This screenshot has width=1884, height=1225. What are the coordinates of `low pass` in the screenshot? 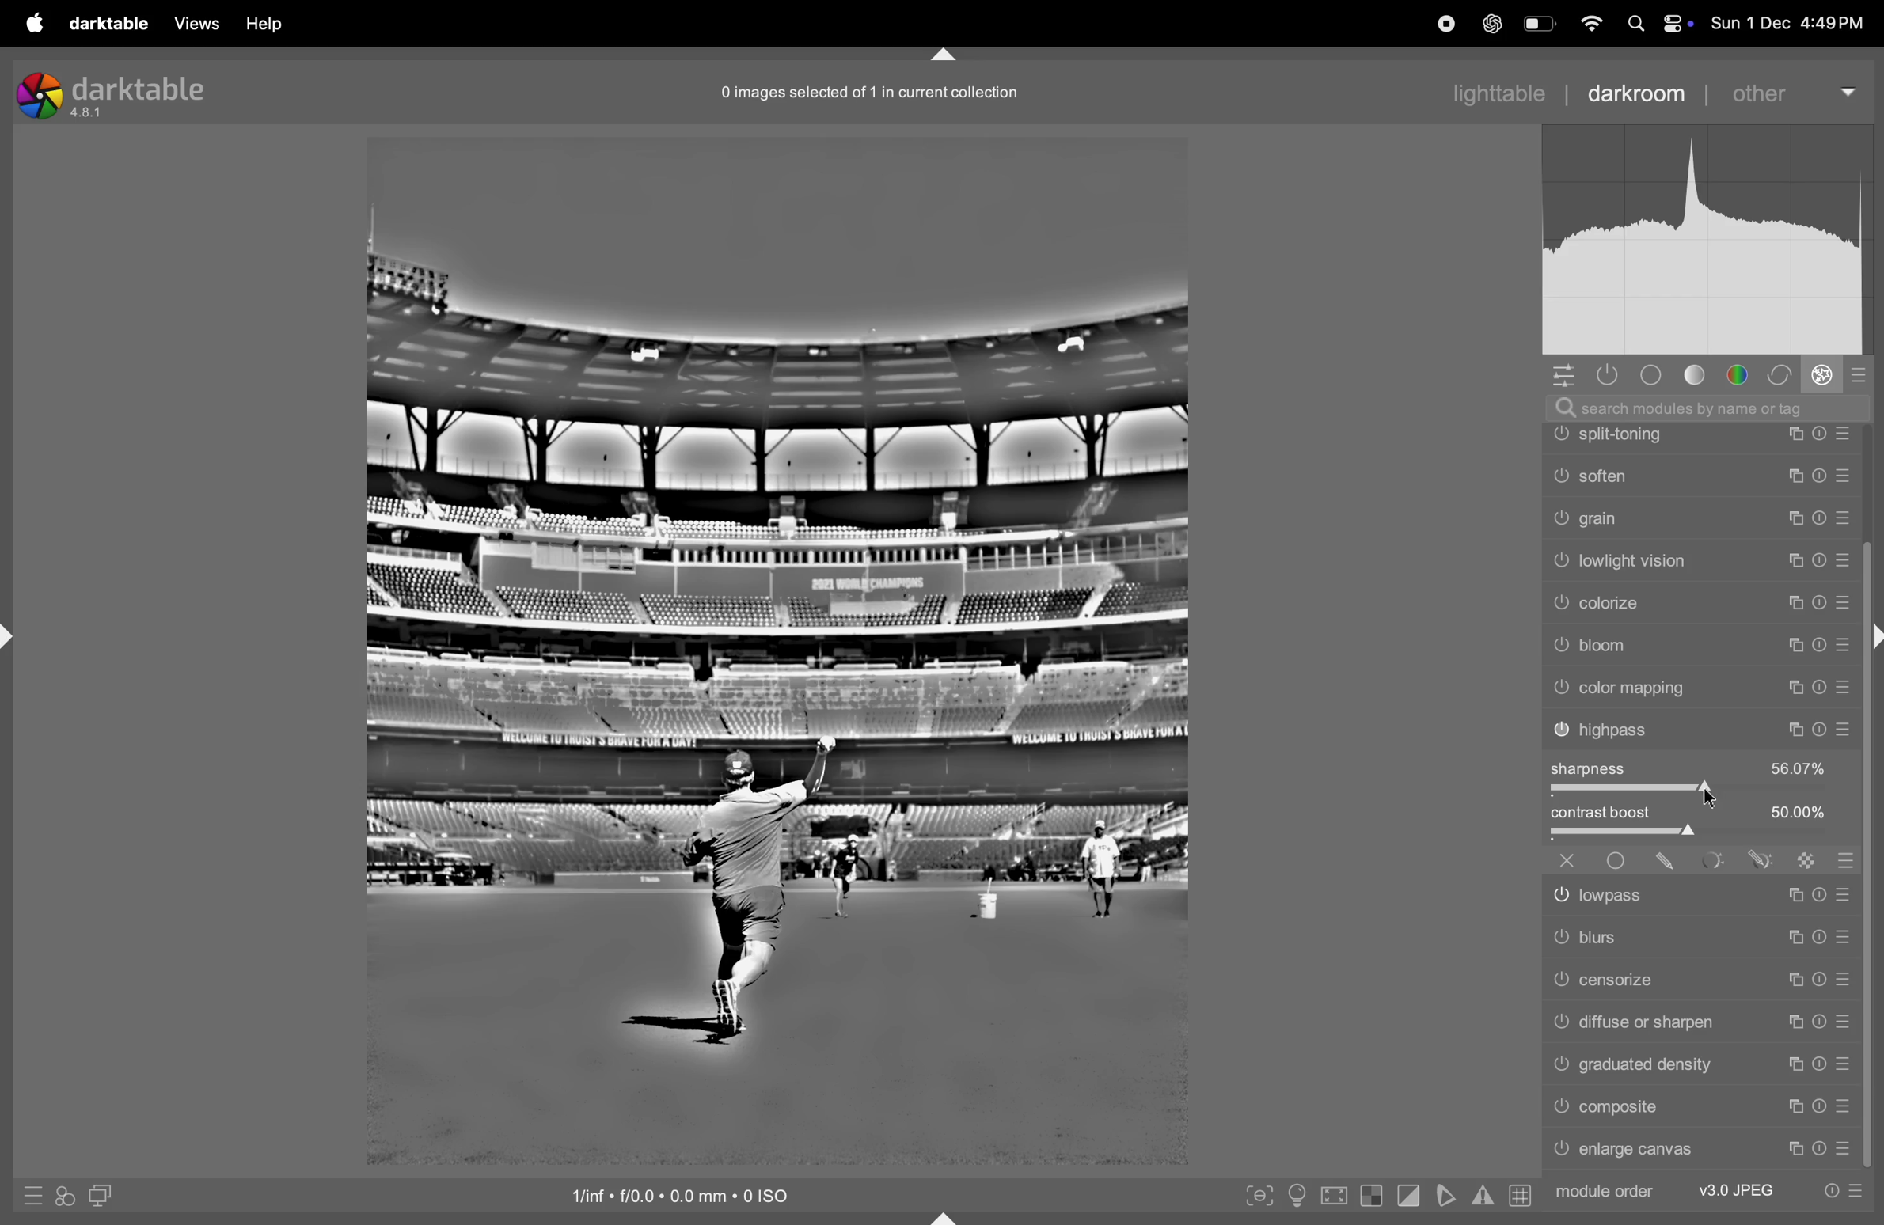 It's located at (1700, 892).